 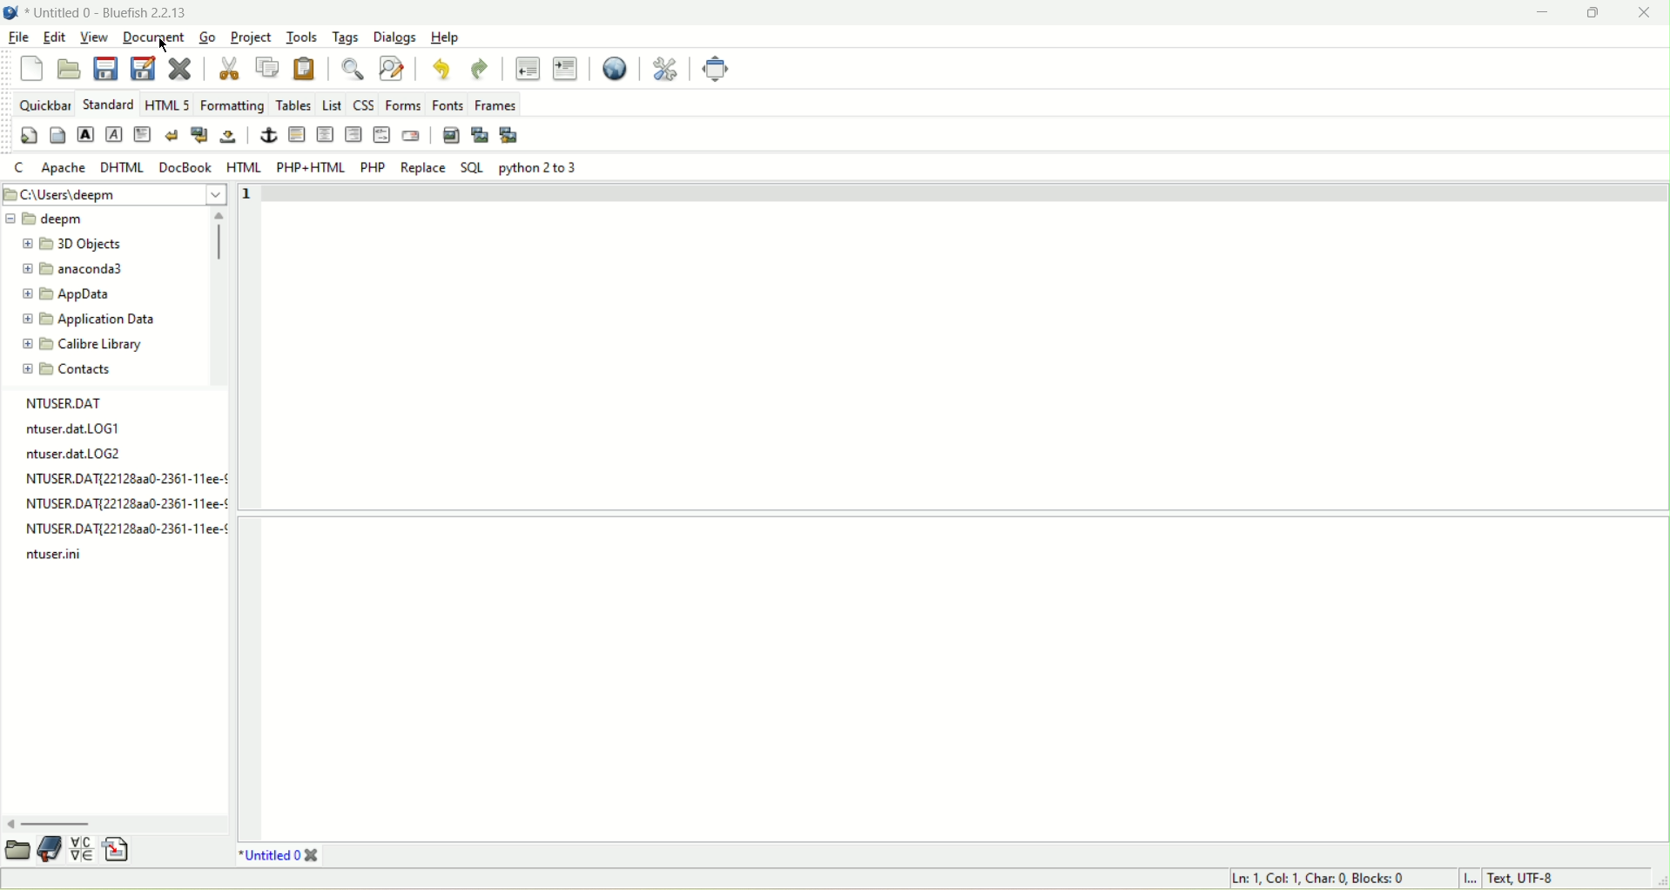 What do you see at coordinates (172, 134) in the screenshot?
I see `line break` at bounding box center [172, 134].